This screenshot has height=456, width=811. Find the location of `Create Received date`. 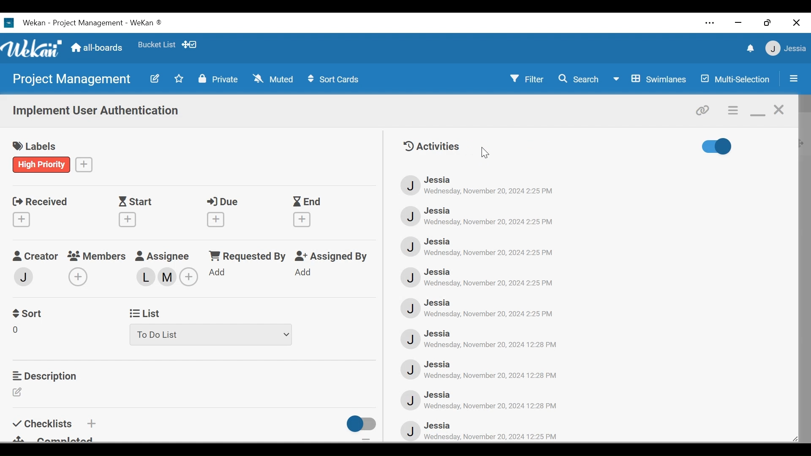

Create Received date is located at coordinates (22, 219).